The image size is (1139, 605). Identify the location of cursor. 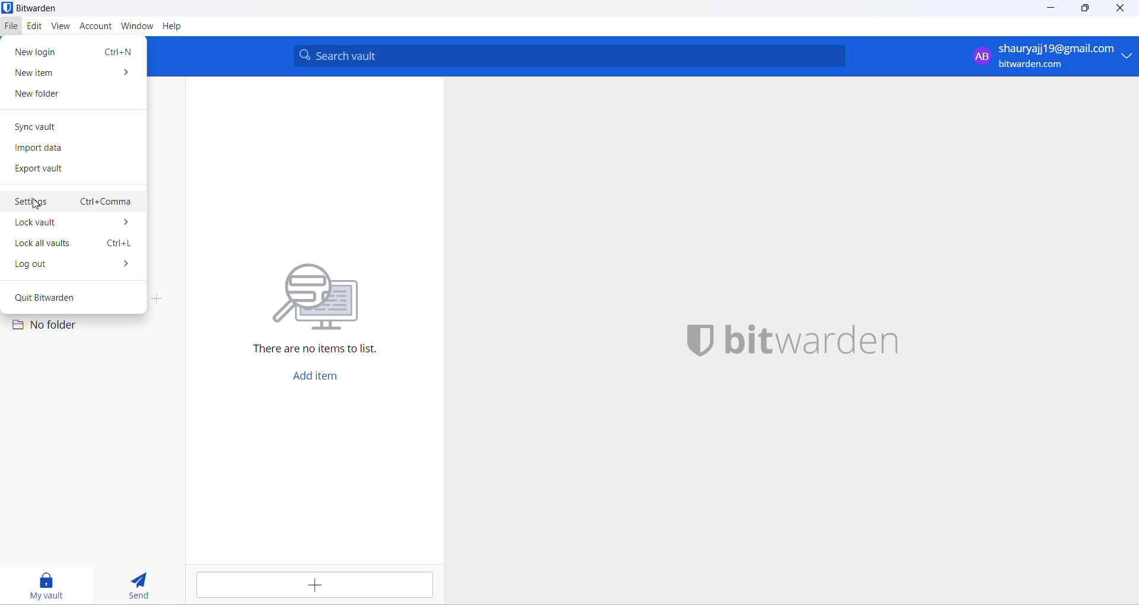
(35, 204).